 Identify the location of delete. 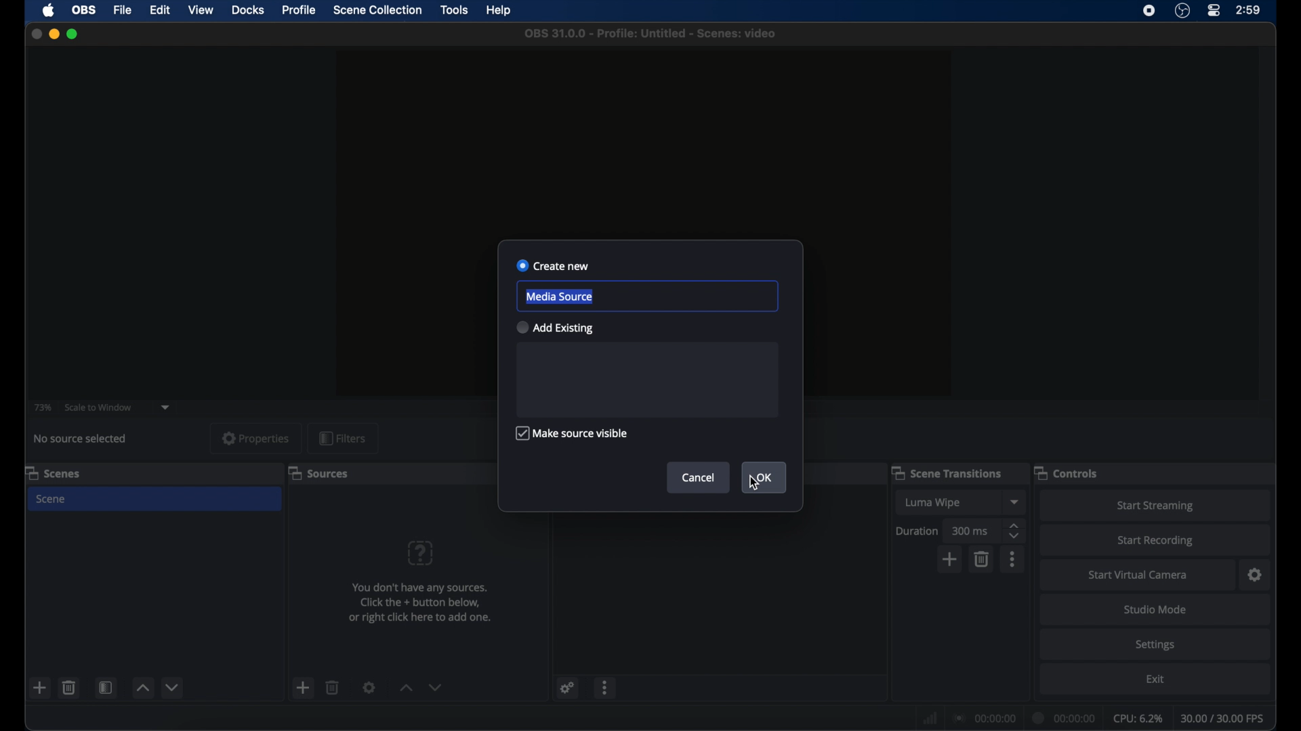
(983, 560).